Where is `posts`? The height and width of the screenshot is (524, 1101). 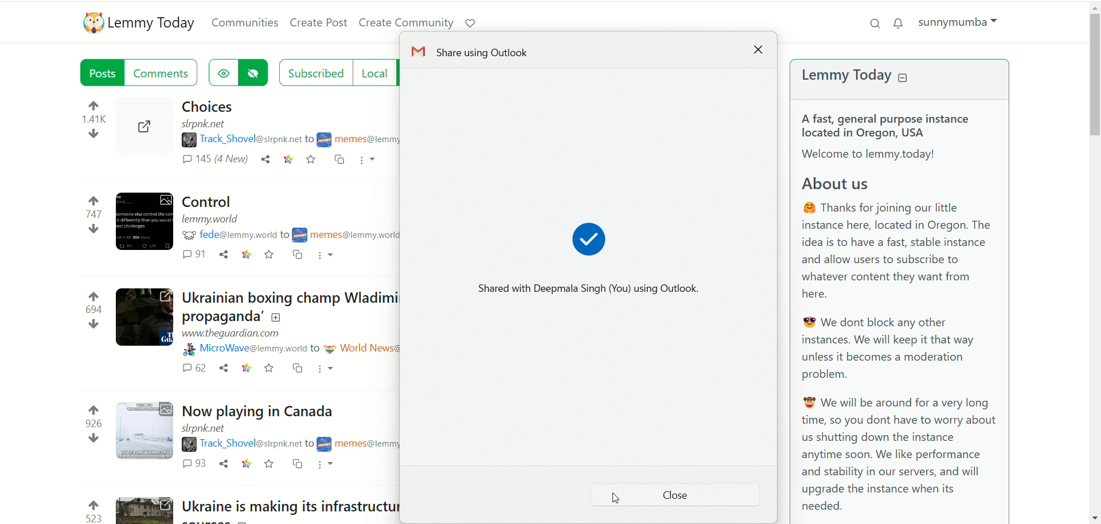 posts is located at coordinates (103, 72).